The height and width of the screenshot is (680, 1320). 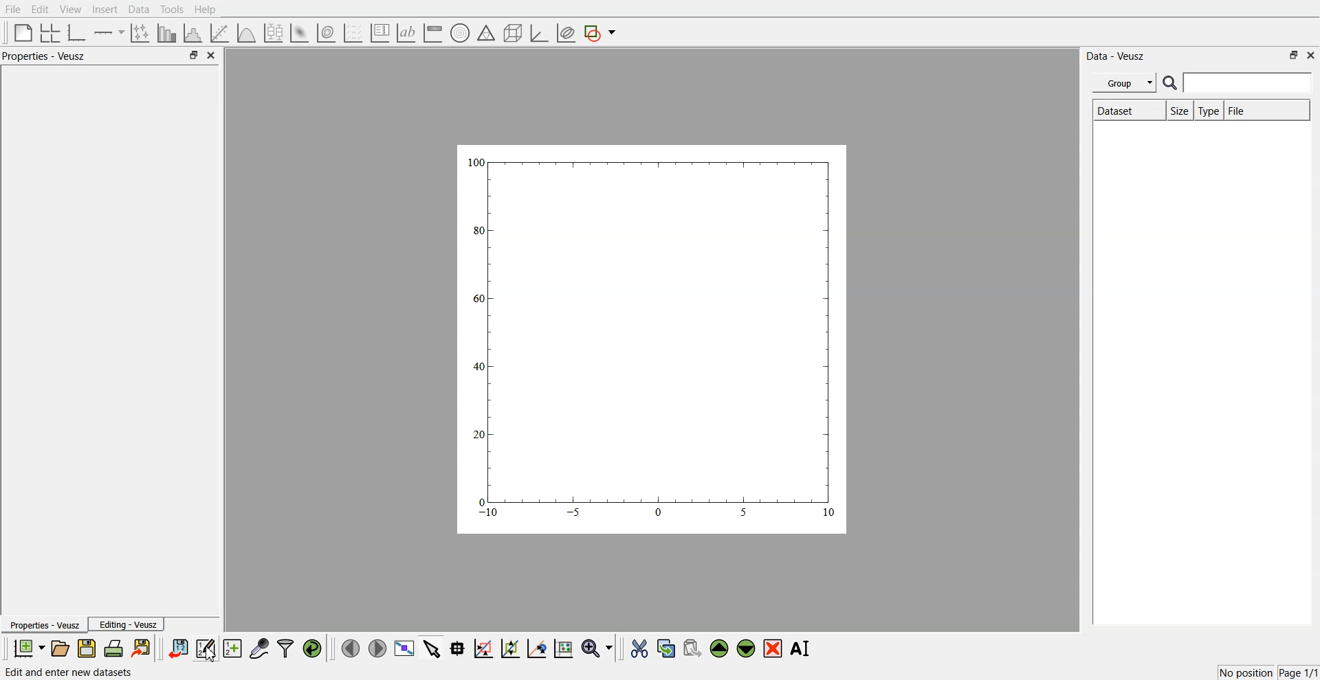 What do you see at coordinates (459, 34) in the screenshot?
I see `polar graph` at bounding box center [459, 34].